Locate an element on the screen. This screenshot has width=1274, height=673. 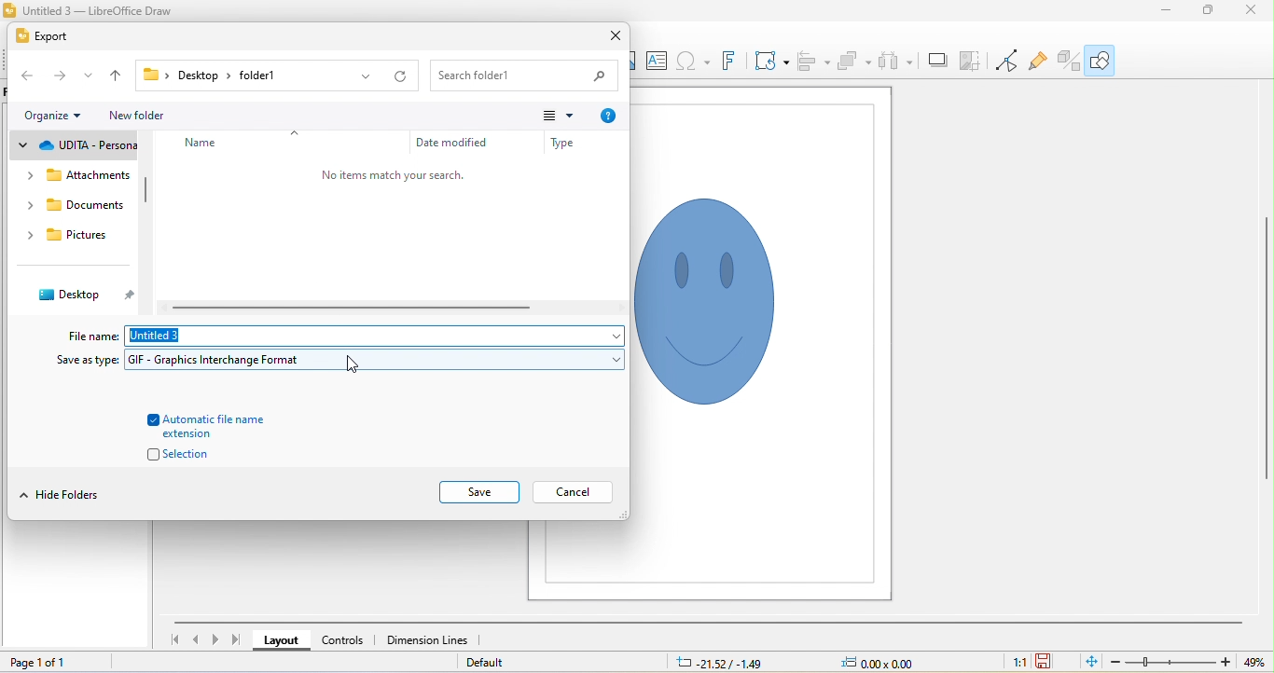
up to previous is located at coordinates (118, 75).